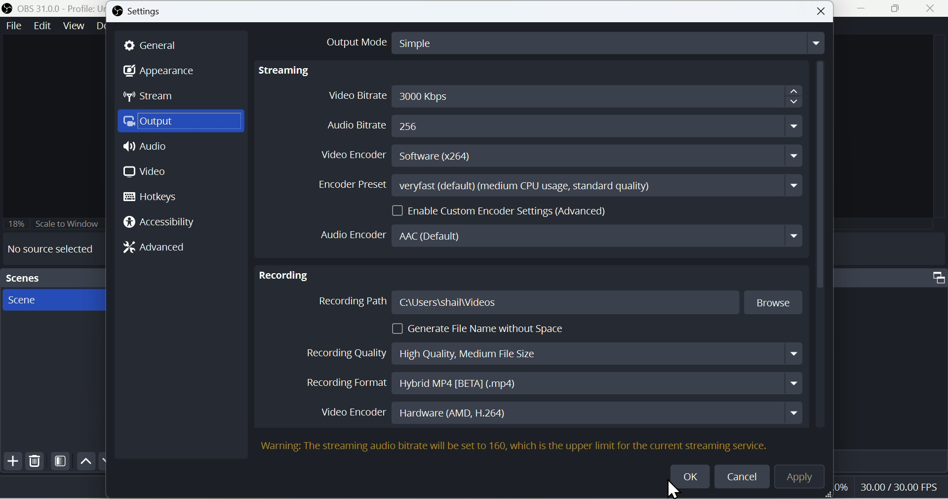  What do you see at coordinates (156, 197) in the screenshot?
I see `Hotkeys` at bounding box center [156, 197].